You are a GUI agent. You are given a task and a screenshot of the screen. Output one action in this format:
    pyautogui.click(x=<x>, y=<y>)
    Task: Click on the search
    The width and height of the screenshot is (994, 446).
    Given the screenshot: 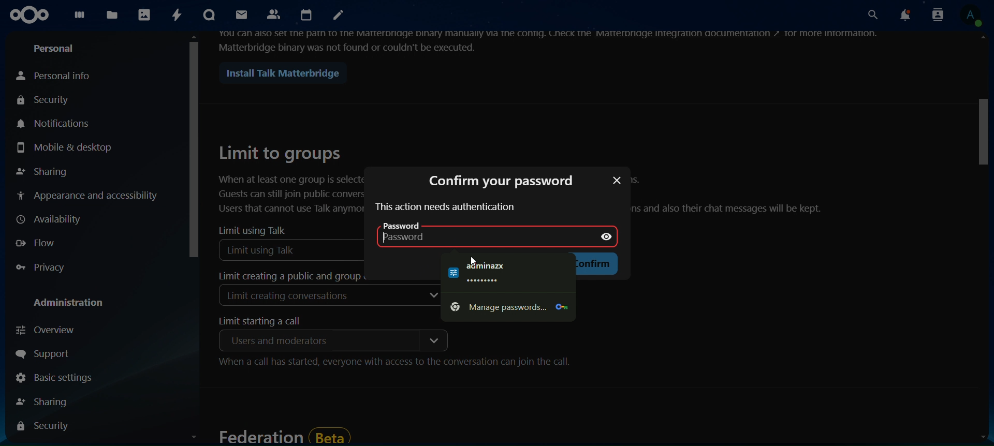 What is the action you would take?
    pyautogui.click(x=870, y=16)
    